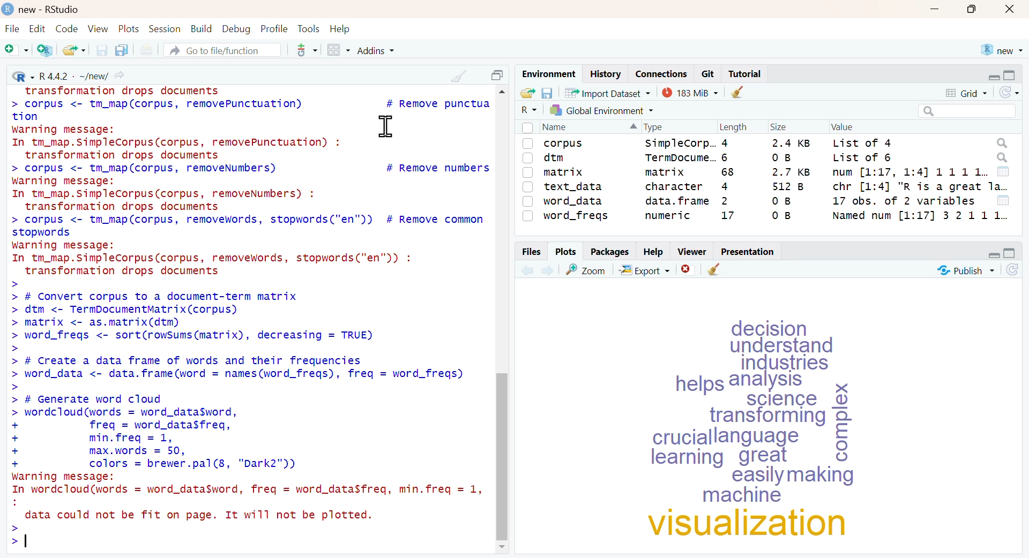 Image resolution: width=1029 pixels, height=558 pixels. What do you see at coordinates (505, 548) in the screenshot?
I see `scroll down` at bounding box center [505, 548].